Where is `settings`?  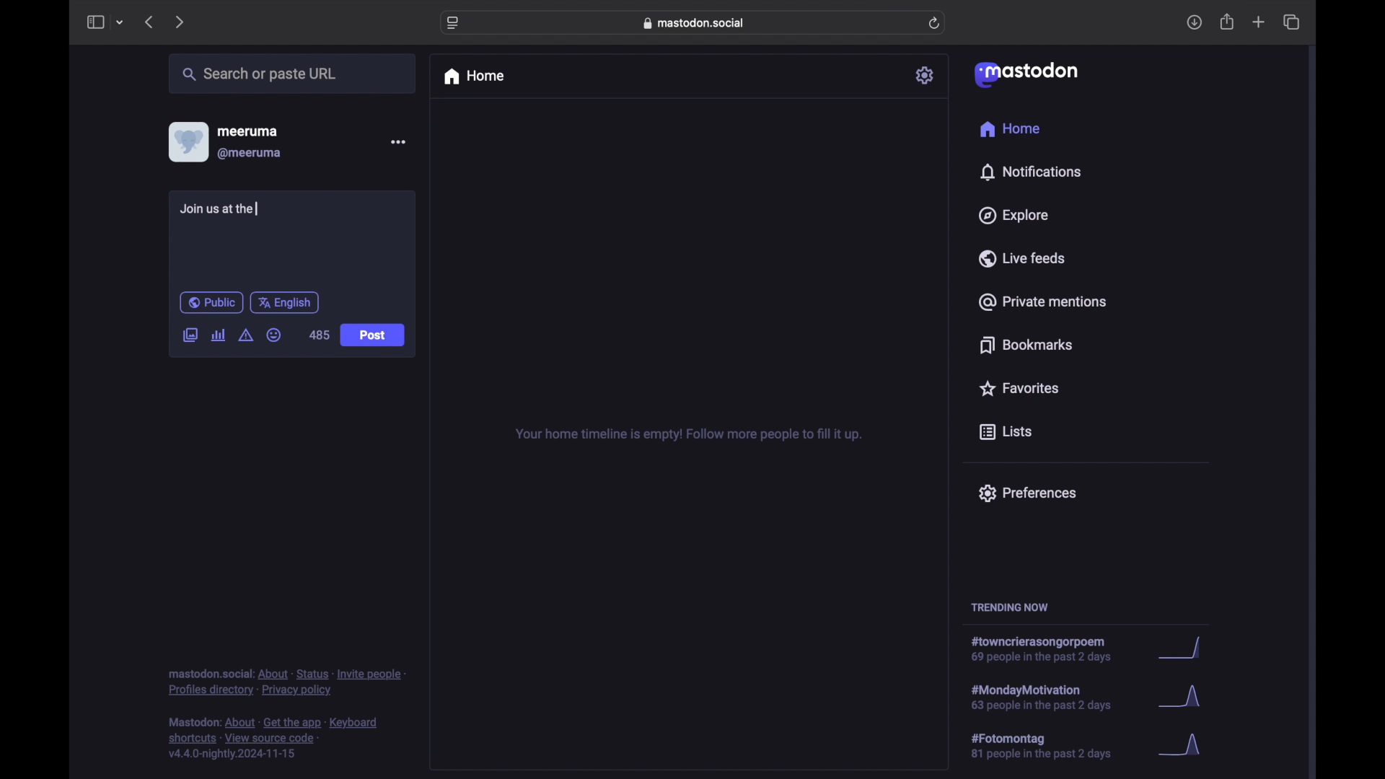 settings is located at coordinates (926, 75).